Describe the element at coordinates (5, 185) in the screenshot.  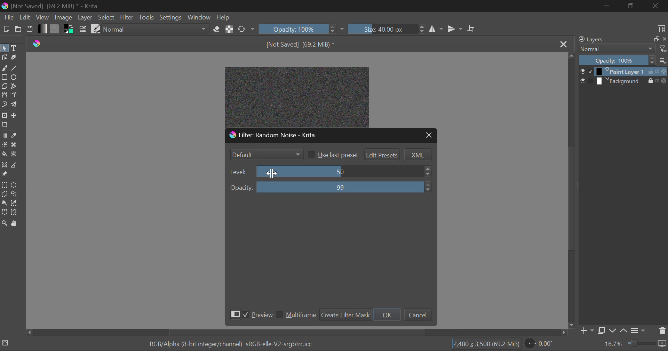
I see `Rectangular Selection` at that location.